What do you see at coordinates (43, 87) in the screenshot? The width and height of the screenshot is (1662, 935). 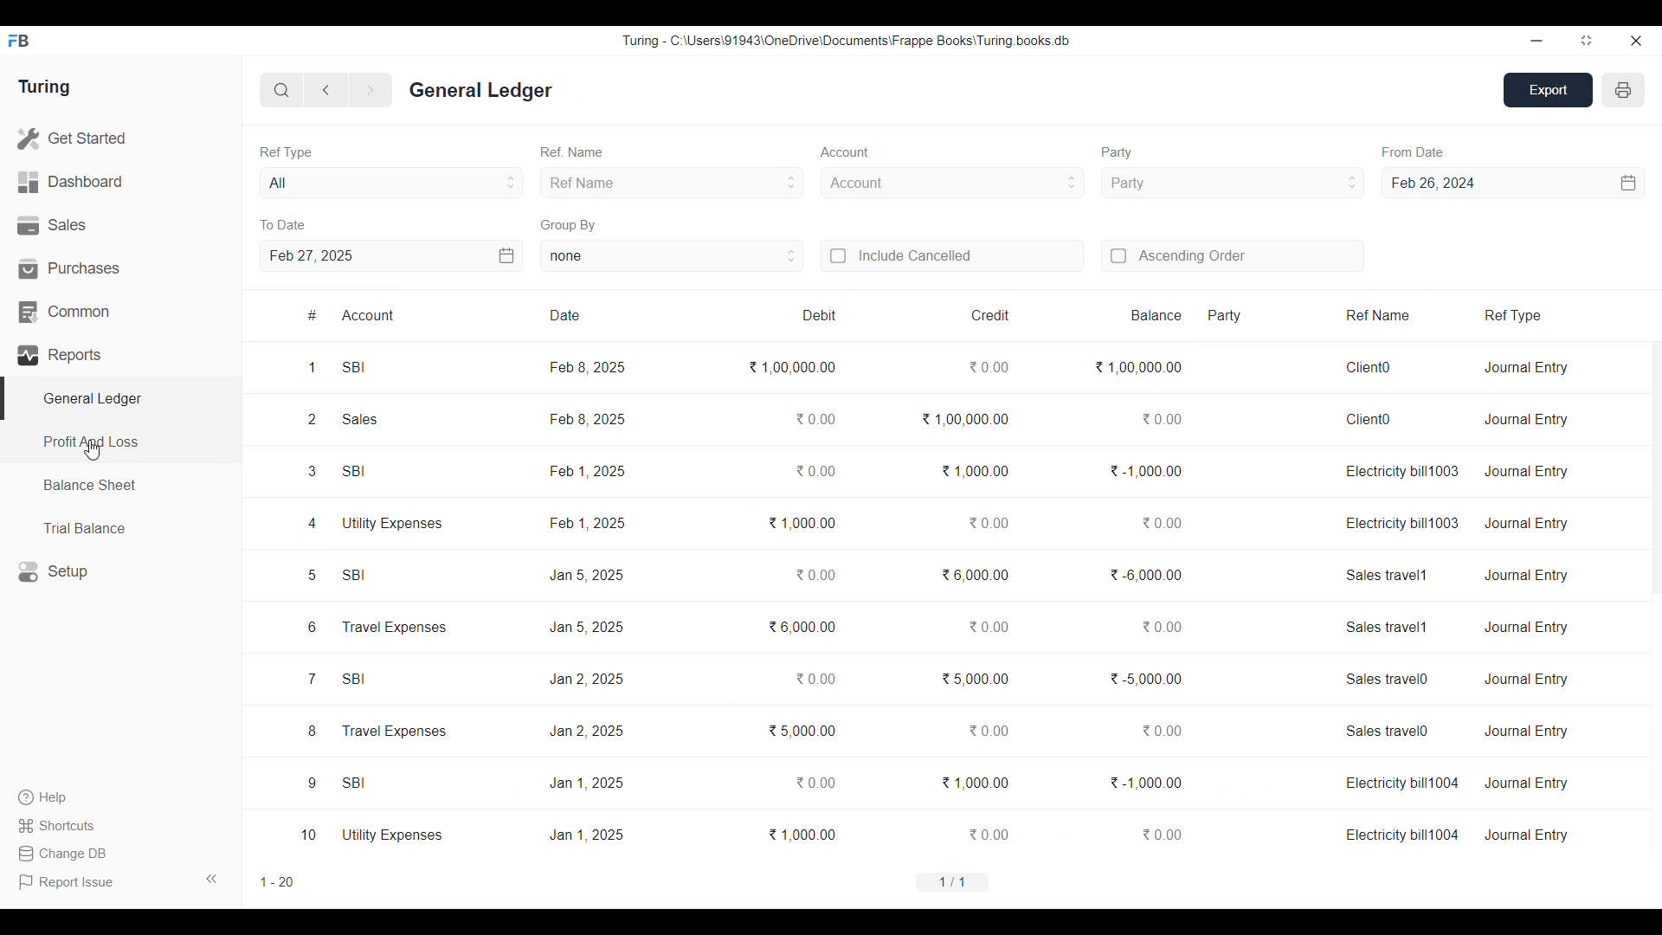 I see `Turing` at bounding box center [43, 87].